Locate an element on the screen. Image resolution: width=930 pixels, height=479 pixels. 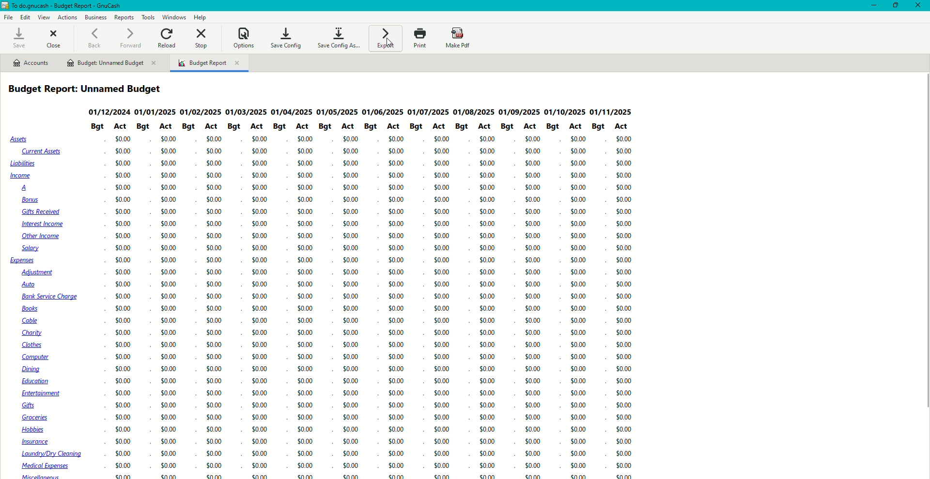
$0.00 is located at coordinates (352, 417).